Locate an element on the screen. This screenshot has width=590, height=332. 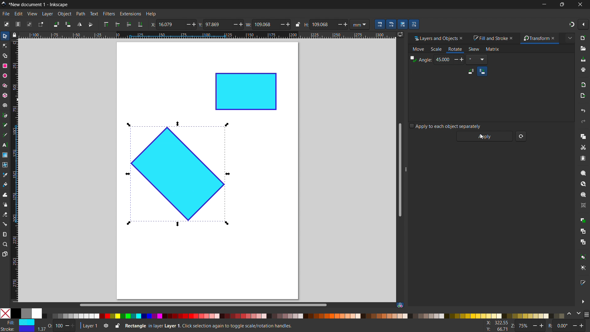
close is located at coordinates (464, 38).